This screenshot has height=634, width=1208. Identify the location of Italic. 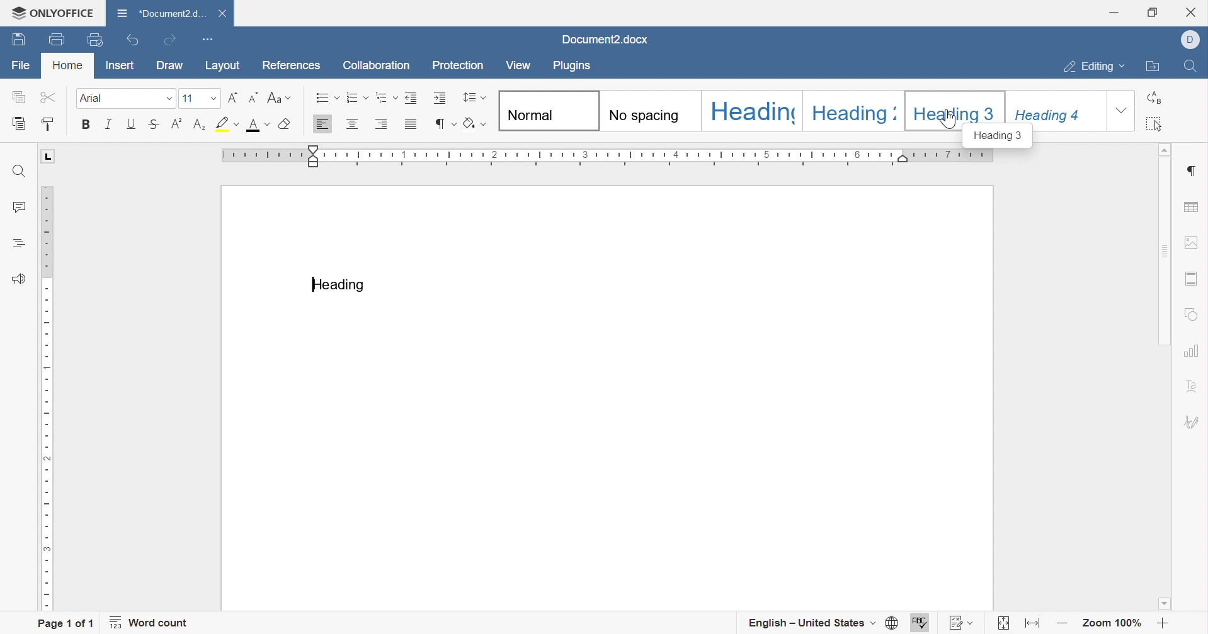
(107, 126).